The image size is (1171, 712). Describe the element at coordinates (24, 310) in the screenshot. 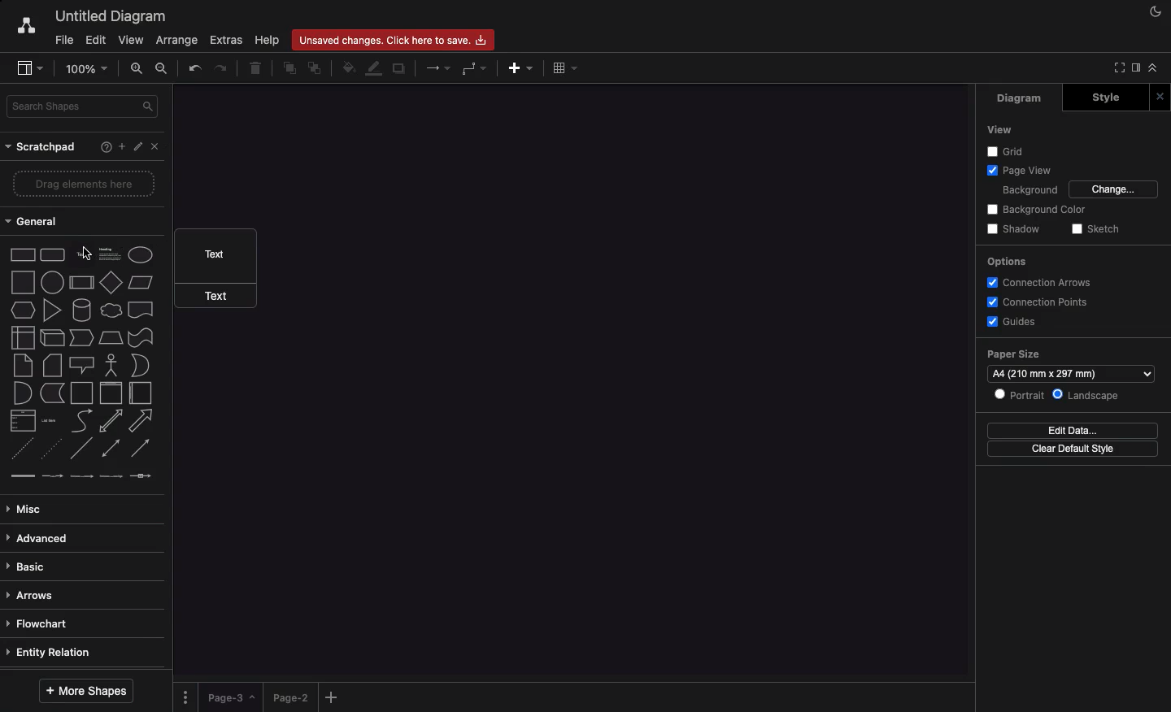

I see `hexagon` at that location.